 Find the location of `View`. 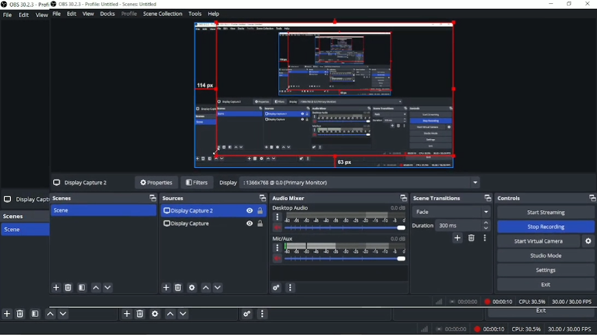

View is located at coordinates (41, 14).